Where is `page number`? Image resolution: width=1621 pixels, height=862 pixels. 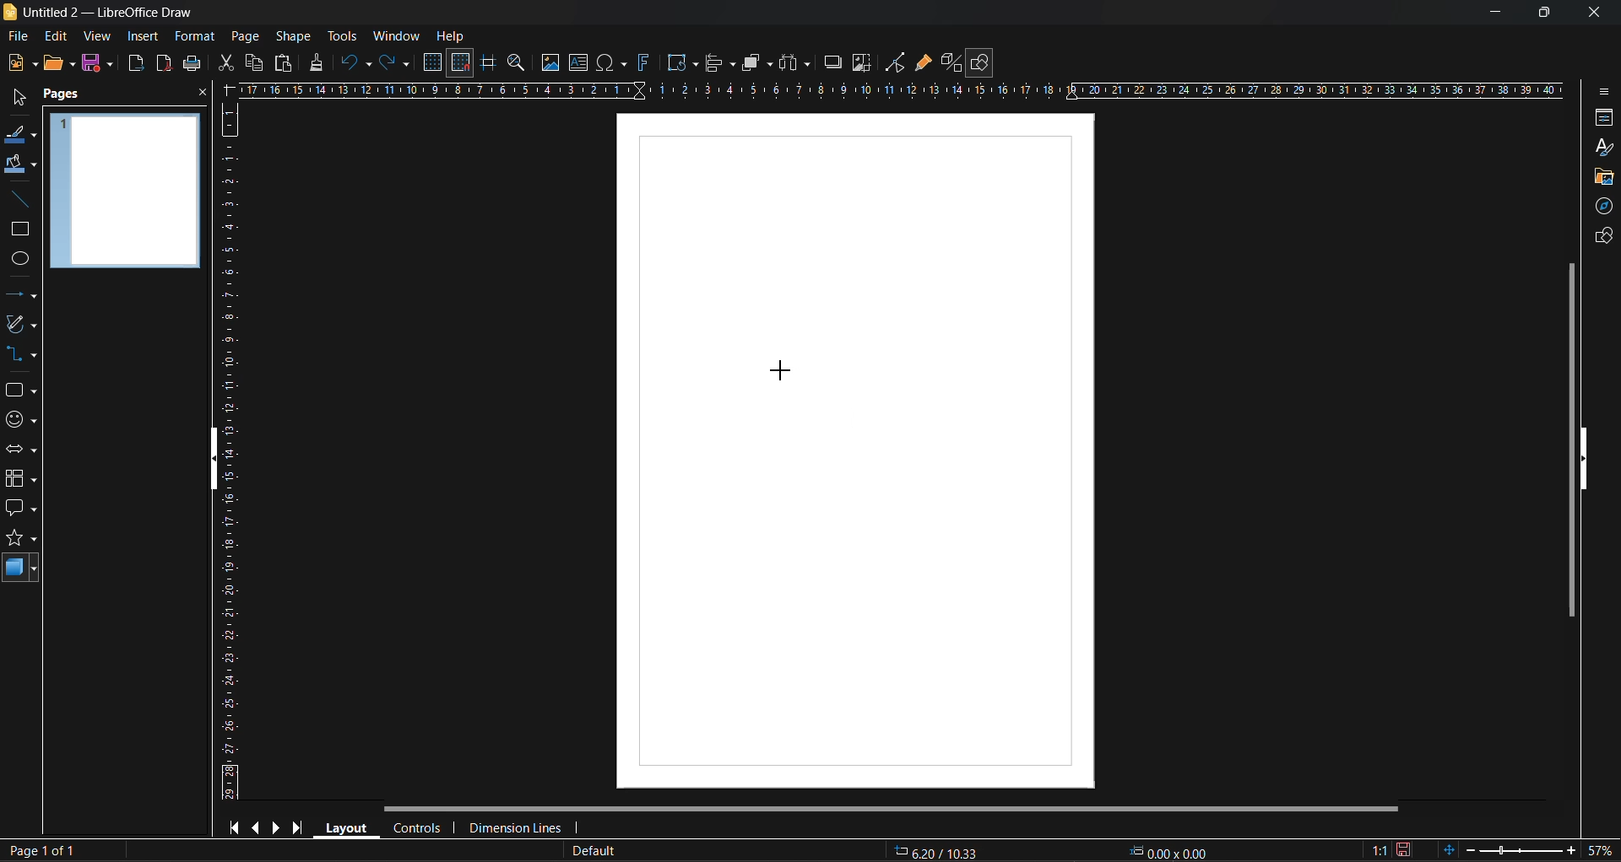
page number is located at coordinates (41, 852).